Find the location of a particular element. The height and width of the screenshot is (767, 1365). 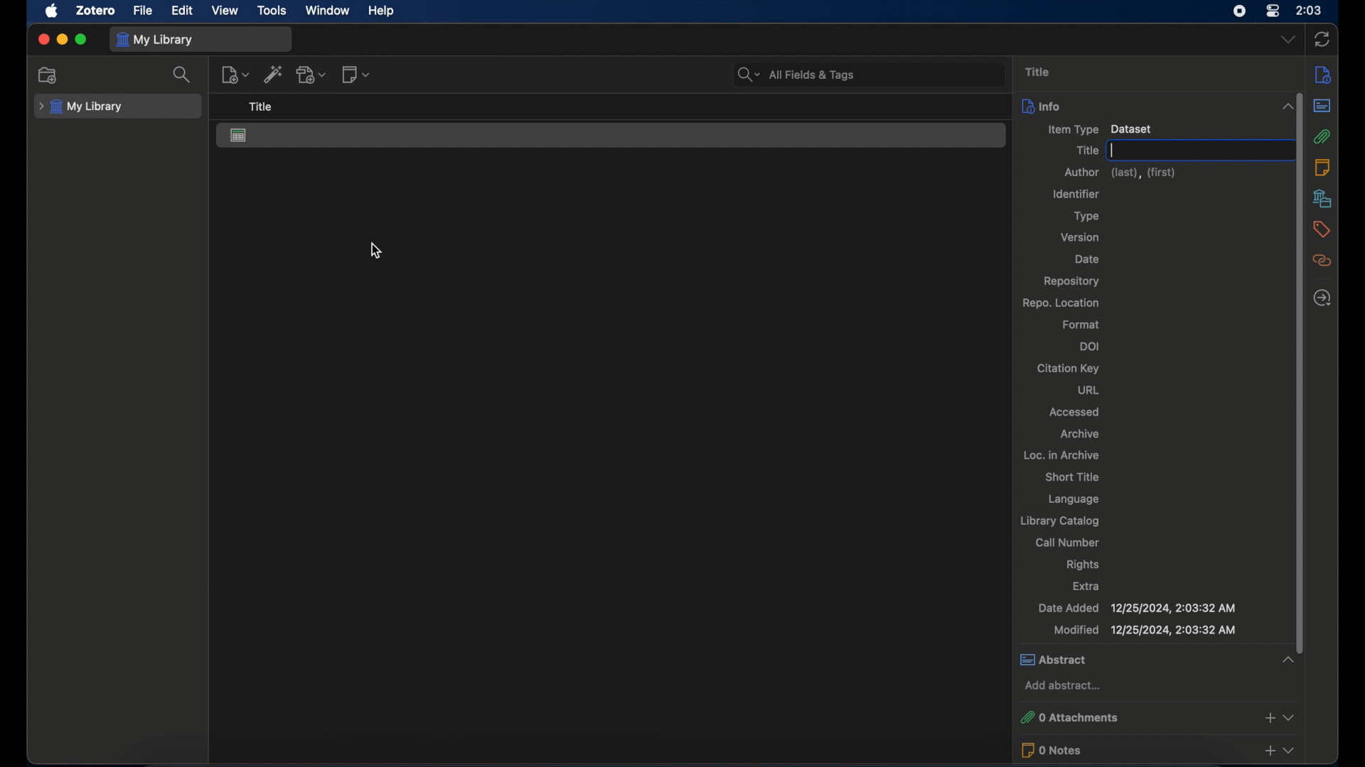

cursor is located at coordinates (375, 251).